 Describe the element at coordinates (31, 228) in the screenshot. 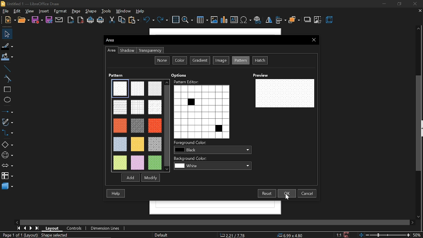

I see `next page` at that location.